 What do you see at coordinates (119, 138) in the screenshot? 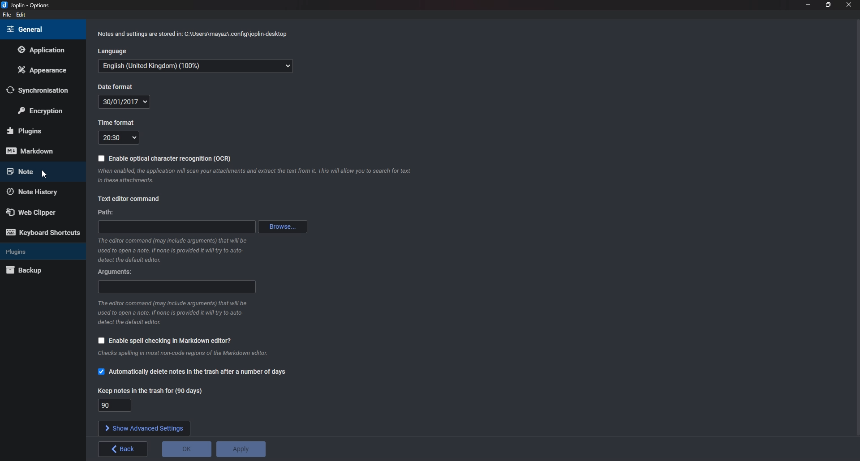
I see `Time format` at bounding box center [119, 138].